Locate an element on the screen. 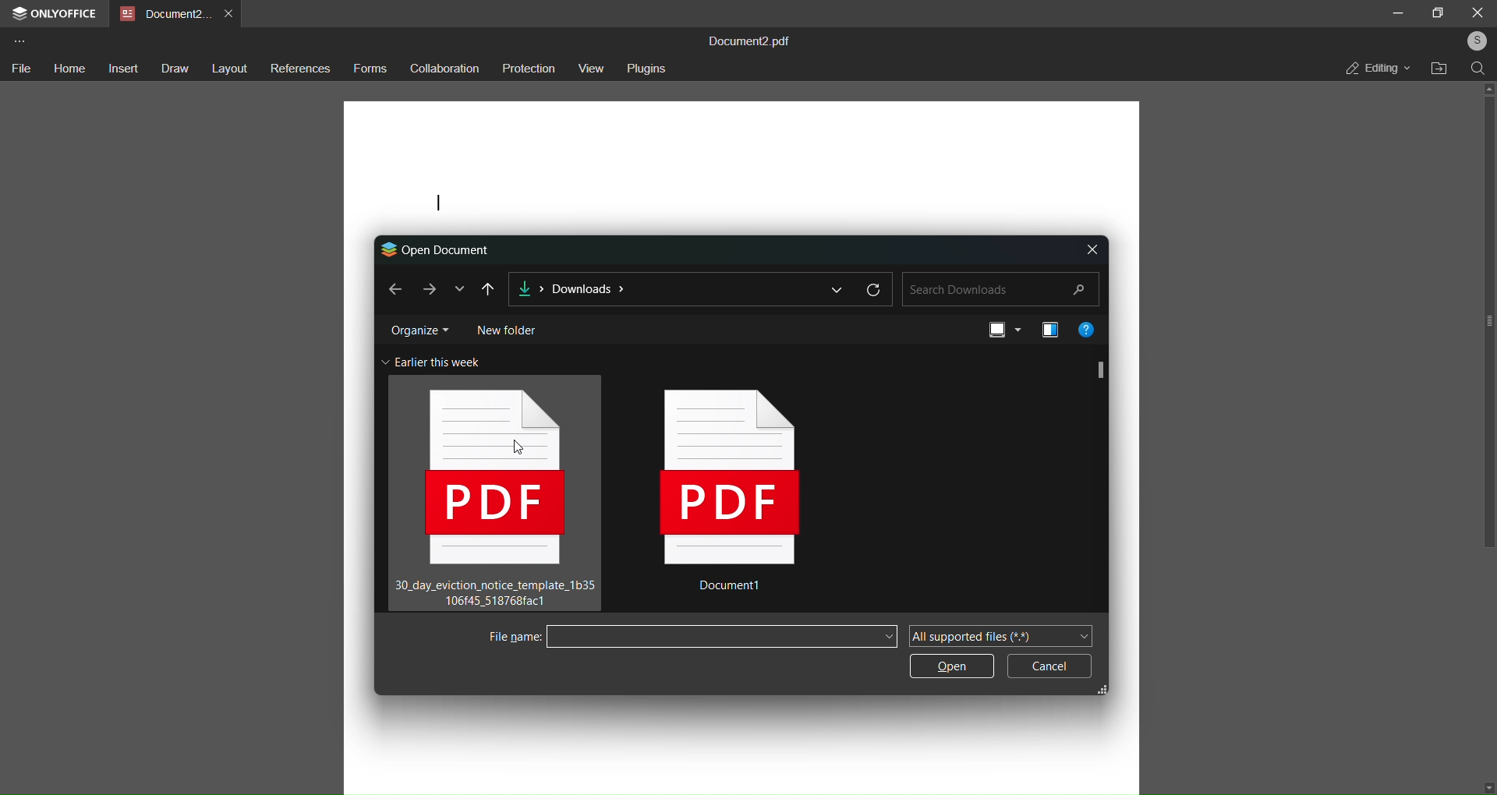 The height and width of the screenshot is (795, 1497). list is located at coordinates (458, 288).